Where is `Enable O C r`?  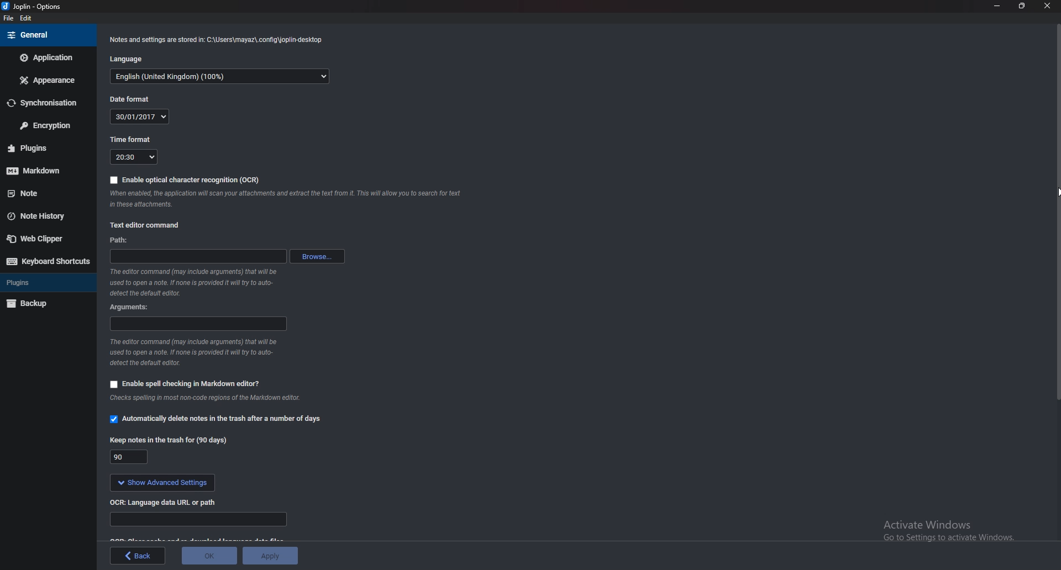
Enable O C r is located at coordinates (185, 180).